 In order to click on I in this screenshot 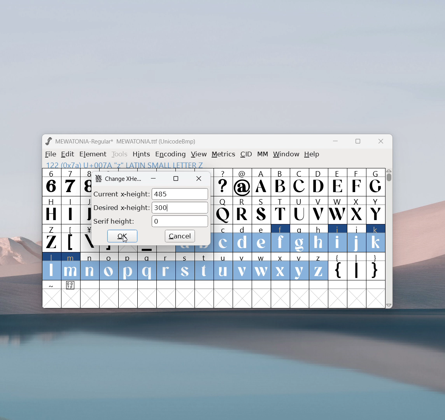, I will do `click(70, 210)`.